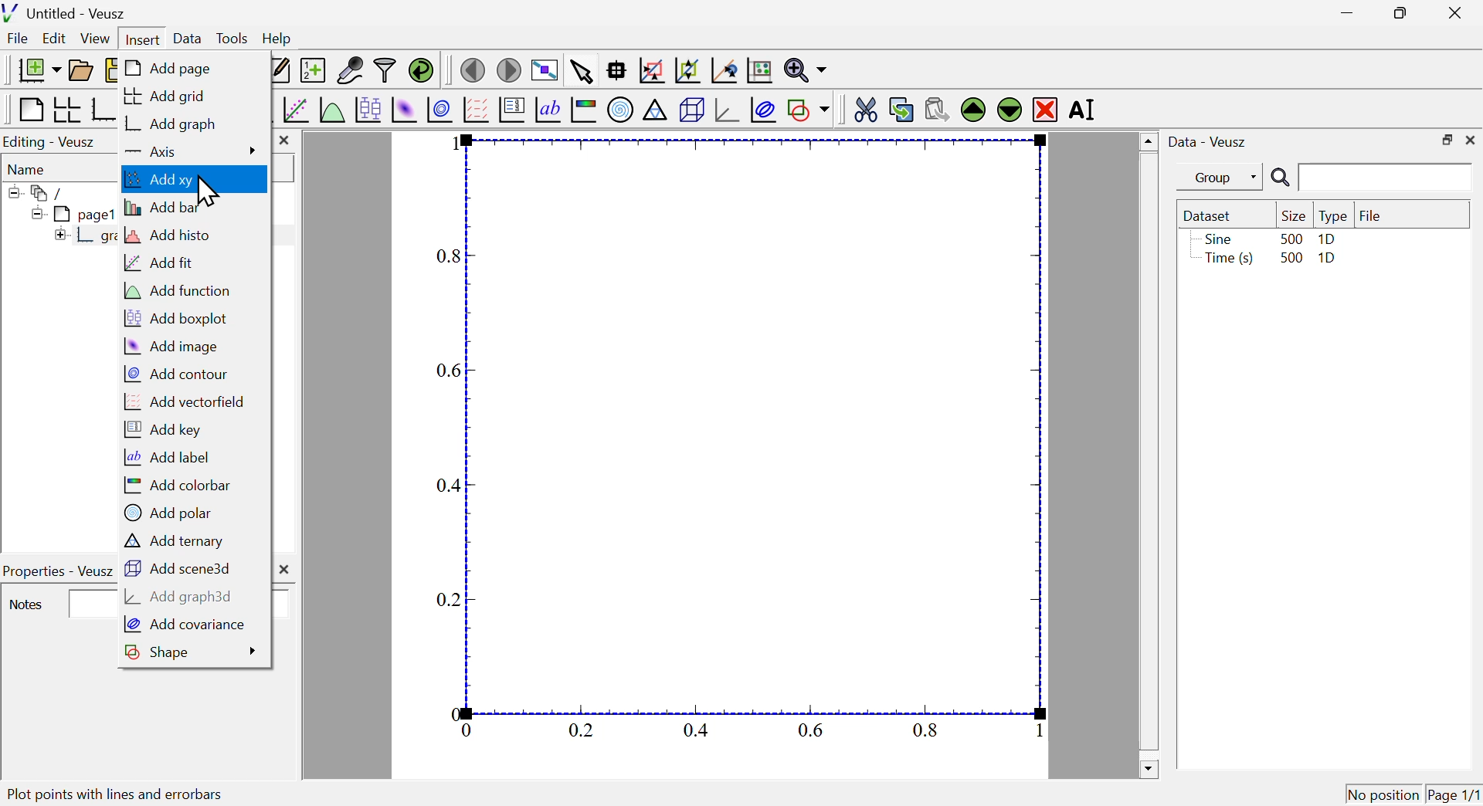 The height and width of the screenshot is (806, 1483). Describe the element at coordinates (618, 71) in the screenshot. I see `read data points on the graph` at that location.